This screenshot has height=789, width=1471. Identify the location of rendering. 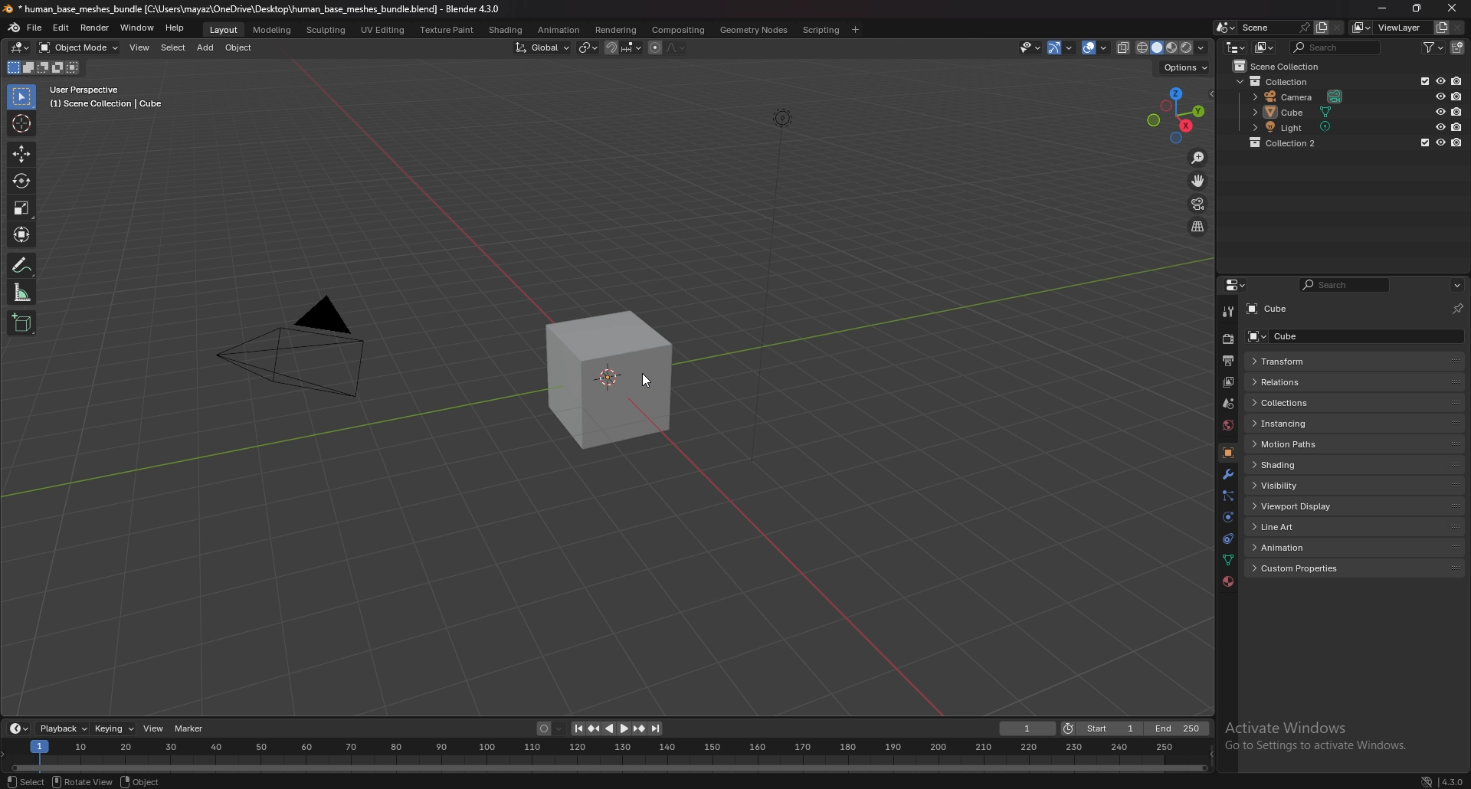
(616, 30).